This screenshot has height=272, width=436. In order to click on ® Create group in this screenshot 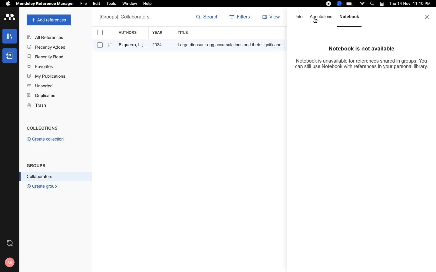, I will do `click(41, 186)`.